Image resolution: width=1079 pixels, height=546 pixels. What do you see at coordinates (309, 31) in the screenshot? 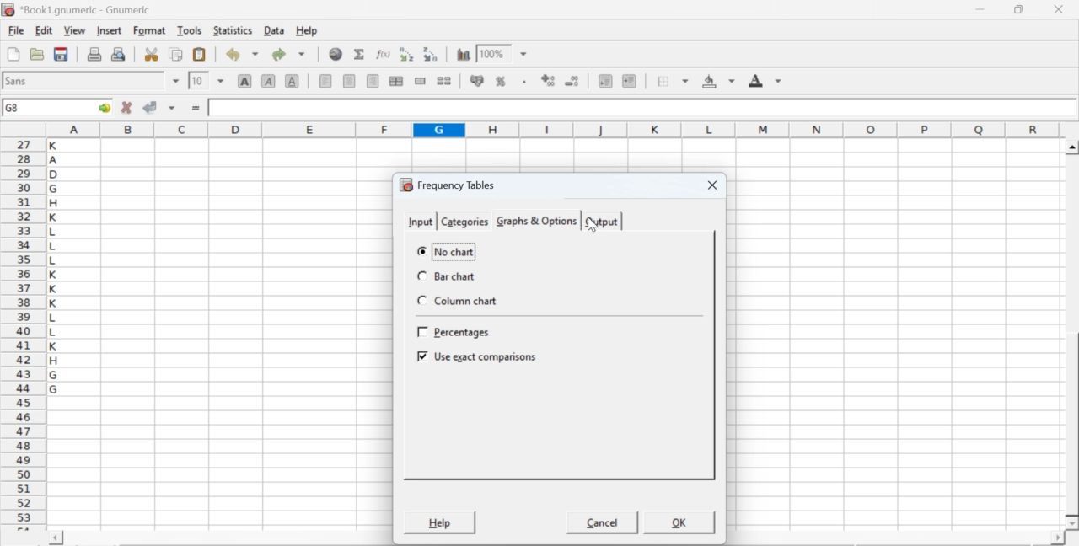
I see `help` at bounding box center [309, 31].